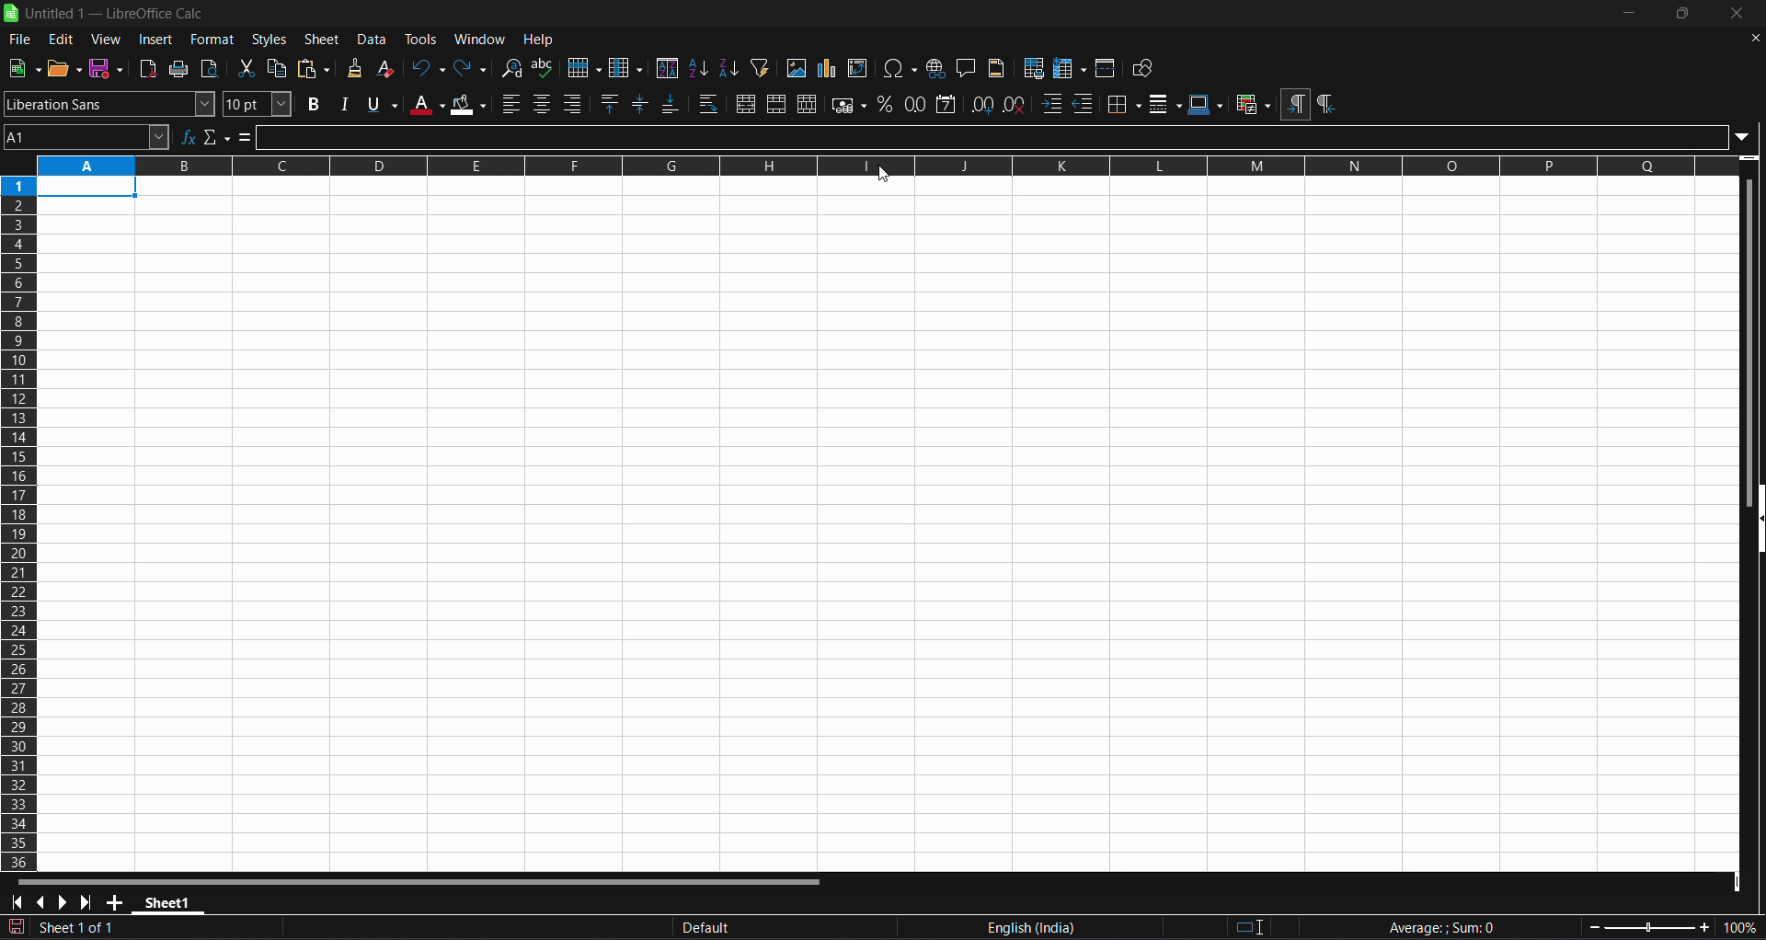 The width and height of the screenshot is (1766, 940). Describe the element at coordinates (109, 104) in the screenshot. I see `font name` at that location.